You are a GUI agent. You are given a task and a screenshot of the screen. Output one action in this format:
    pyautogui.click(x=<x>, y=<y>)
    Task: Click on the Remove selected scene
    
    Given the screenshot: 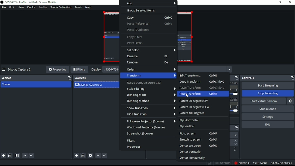 What is the action you would take?
    pyautogui.click(x=10, y=155)
    